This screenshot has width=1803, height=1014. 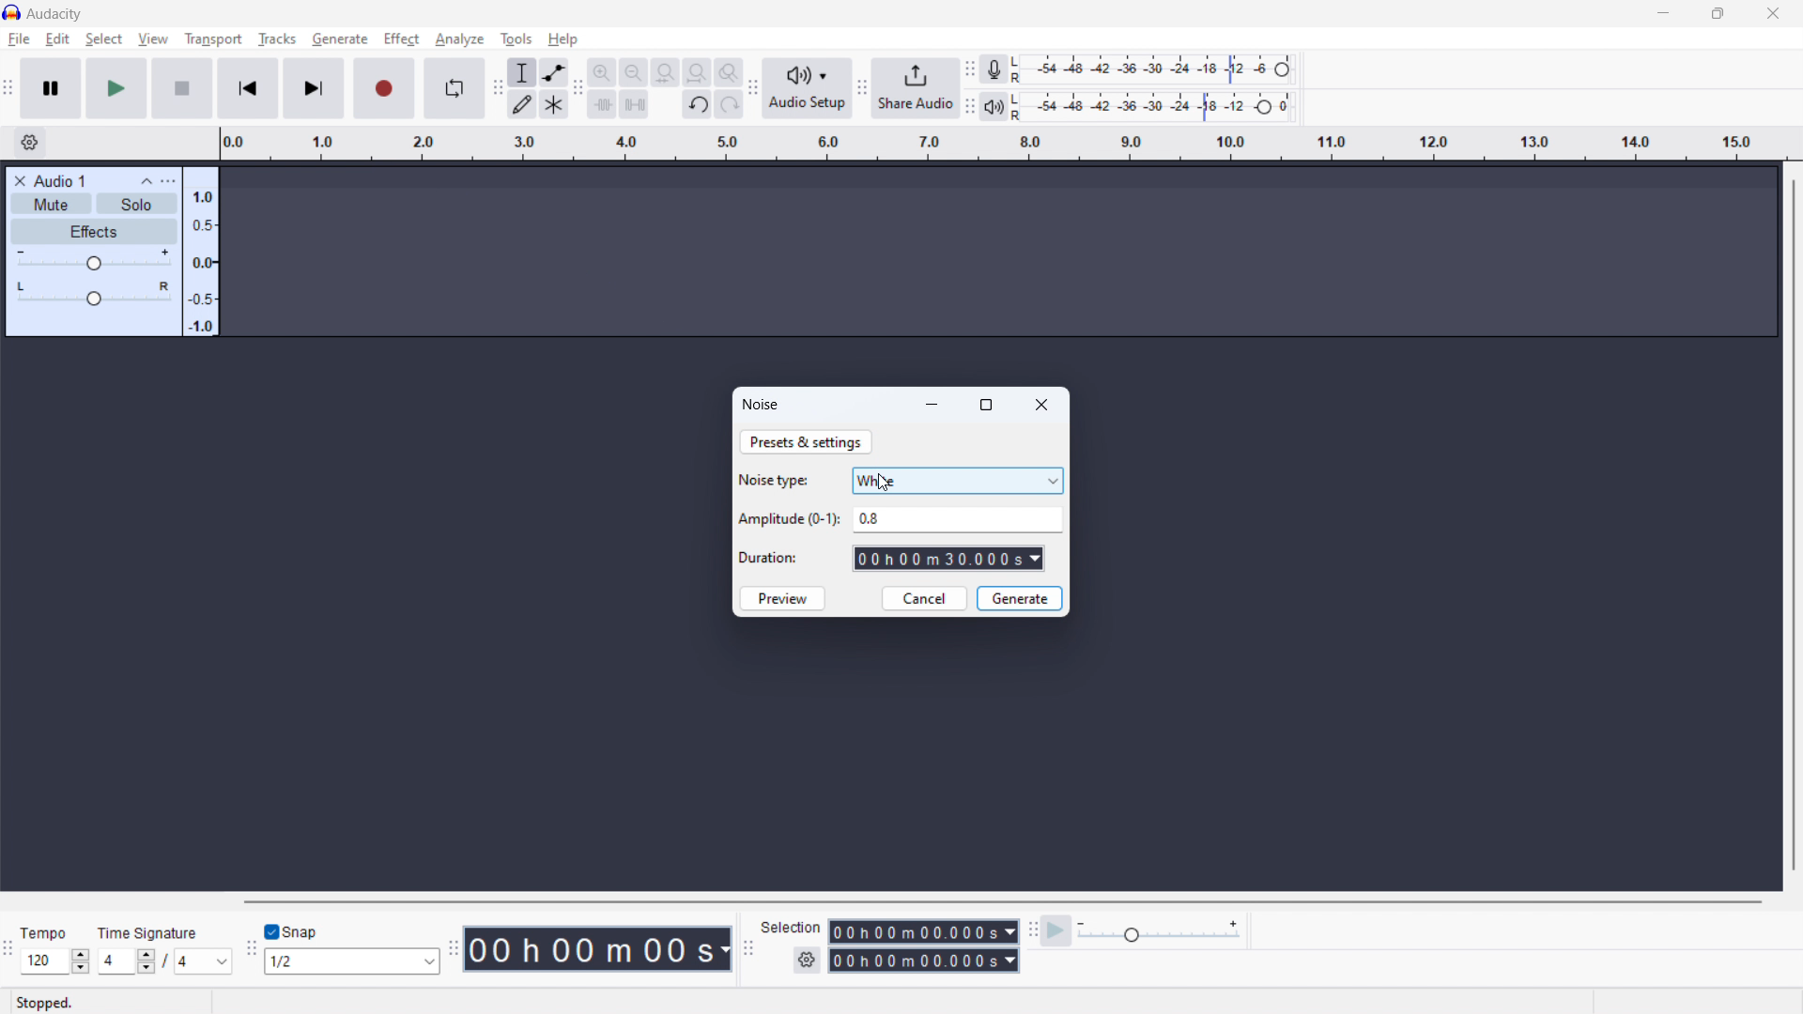 What do you see at coordinates (1795, 523) in the screenshot?
I see `vertical scrollbar` at bounding box center [1795, 523].